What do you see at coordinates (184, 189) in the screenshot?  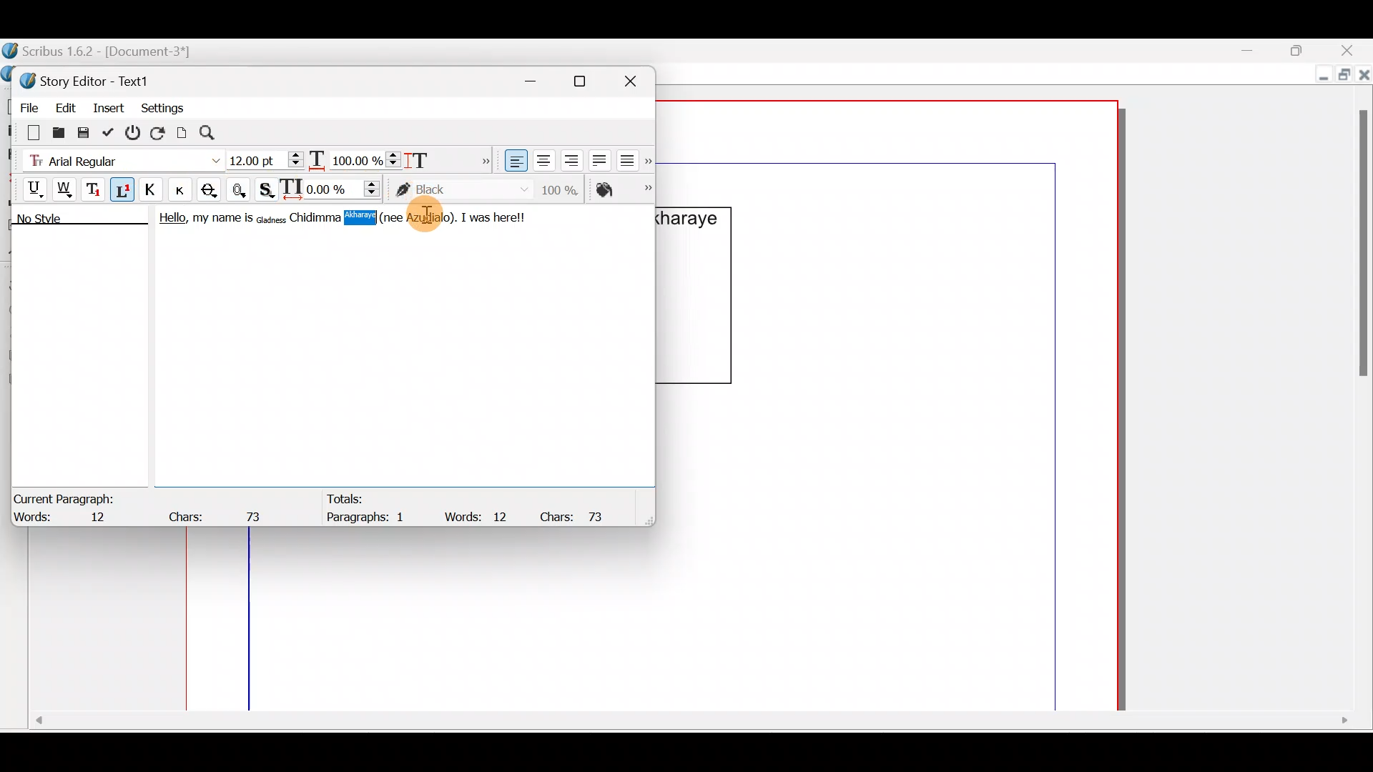 I see `Small caps` at bounding box center [184, 189].